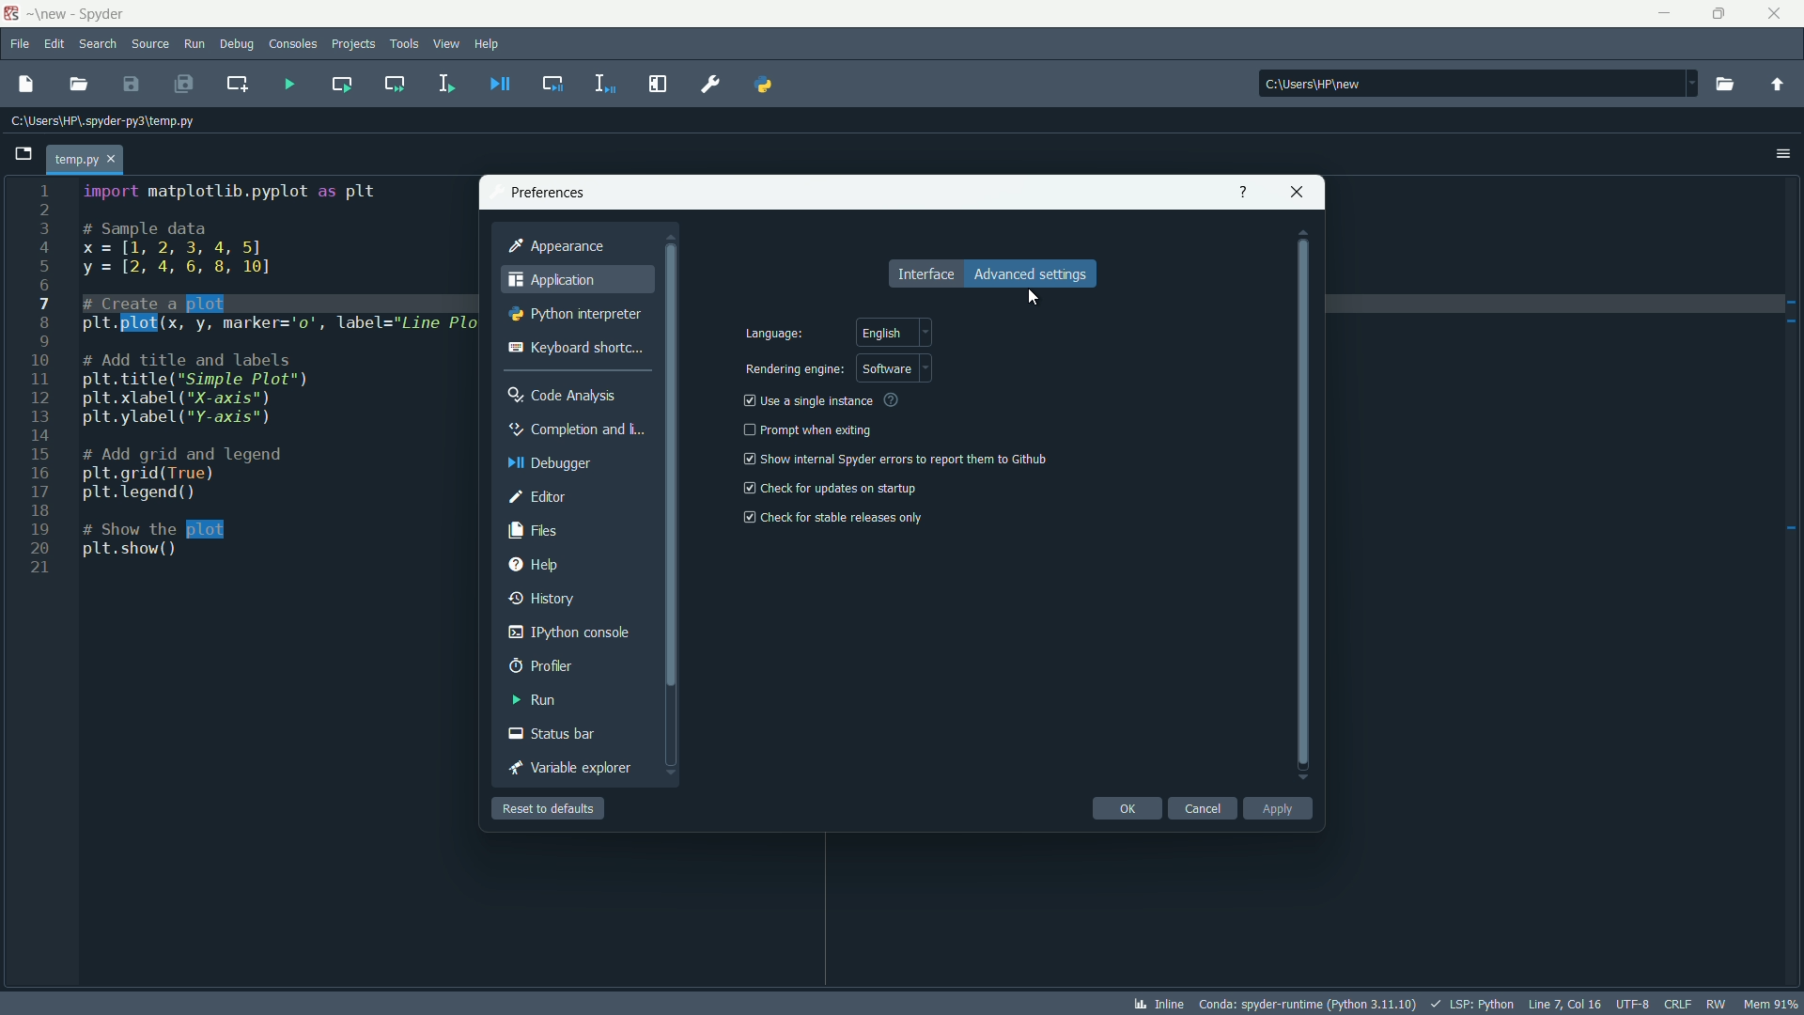 This screenshot has height=1015, width=1804. I want to click on parent directory, so click(1777, 85).